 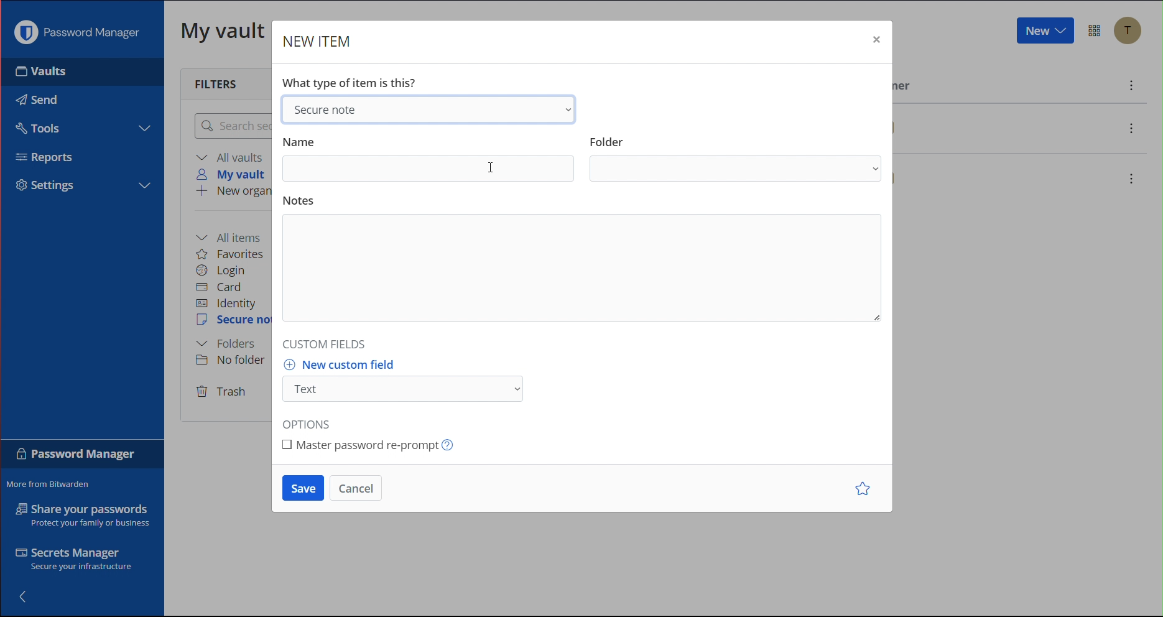 I want to click on Folders, so click(x=229, y=343).